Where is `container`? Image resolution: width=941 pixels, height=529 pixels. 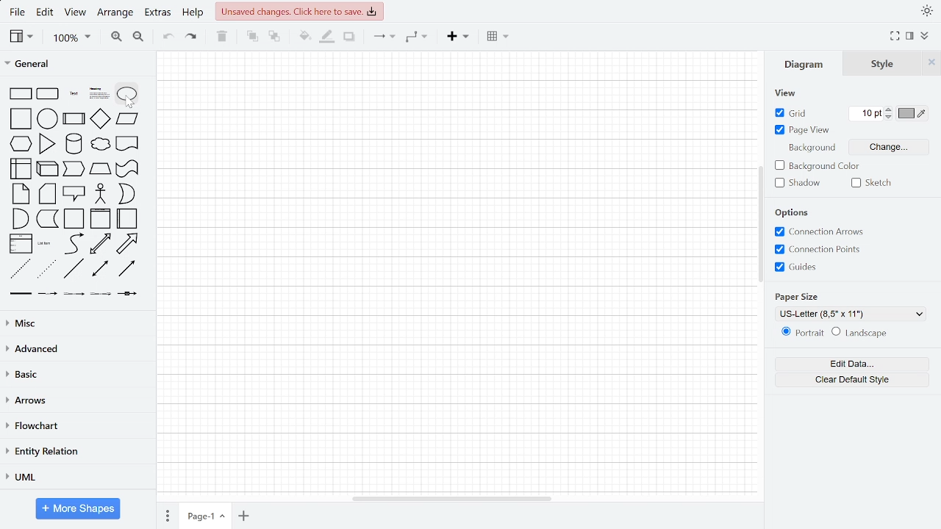 container is located at coordinates (74, 219).